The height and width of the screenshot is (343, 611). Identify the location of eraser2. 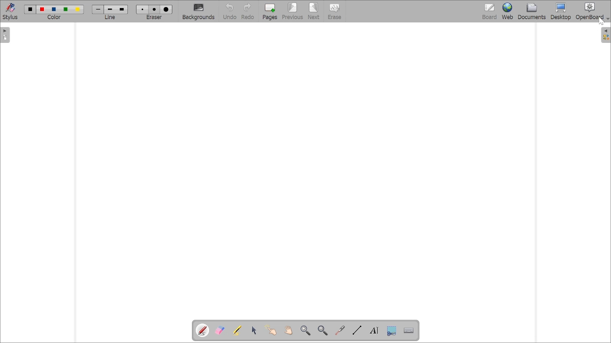
(155, 9).